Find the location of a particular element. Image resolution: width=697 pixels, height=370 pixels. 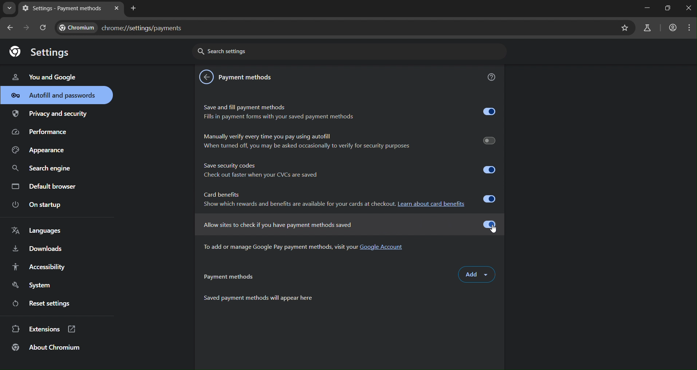

reload page is located at coordinates (44, 28).